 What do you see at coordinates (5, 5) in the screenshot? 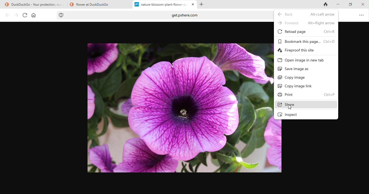
I see `duckduck go logo` at bounding box center [5, 5].